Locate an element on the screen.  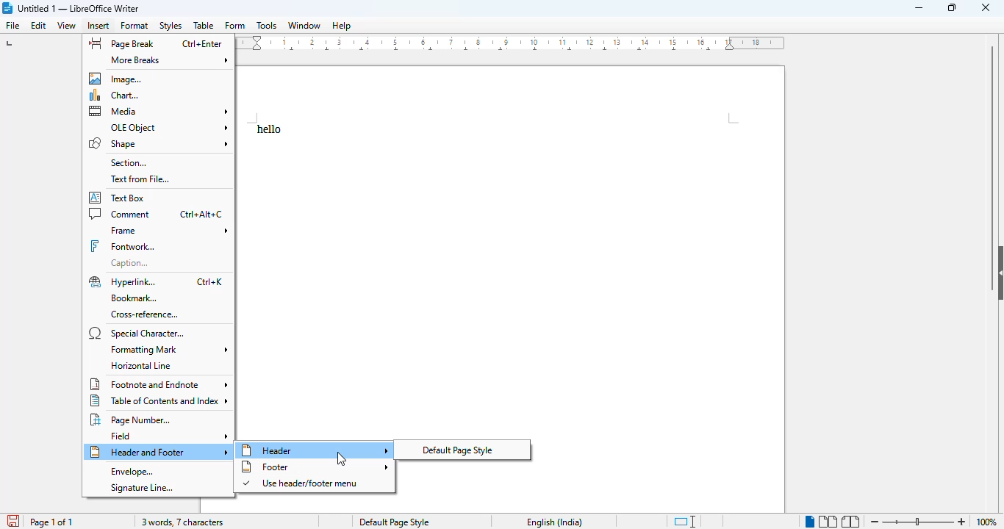
cursor is located at coordinates (342, 459).